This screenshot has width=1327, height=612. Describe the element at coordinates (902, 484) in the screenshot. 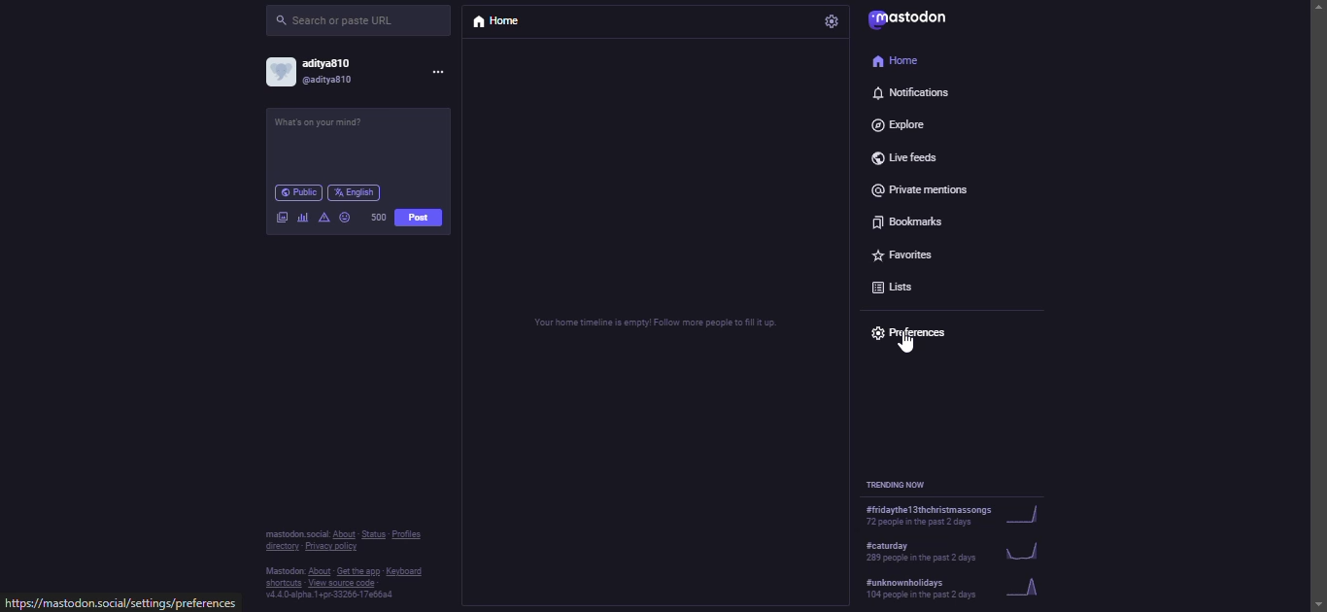

I see `trending` at that location.